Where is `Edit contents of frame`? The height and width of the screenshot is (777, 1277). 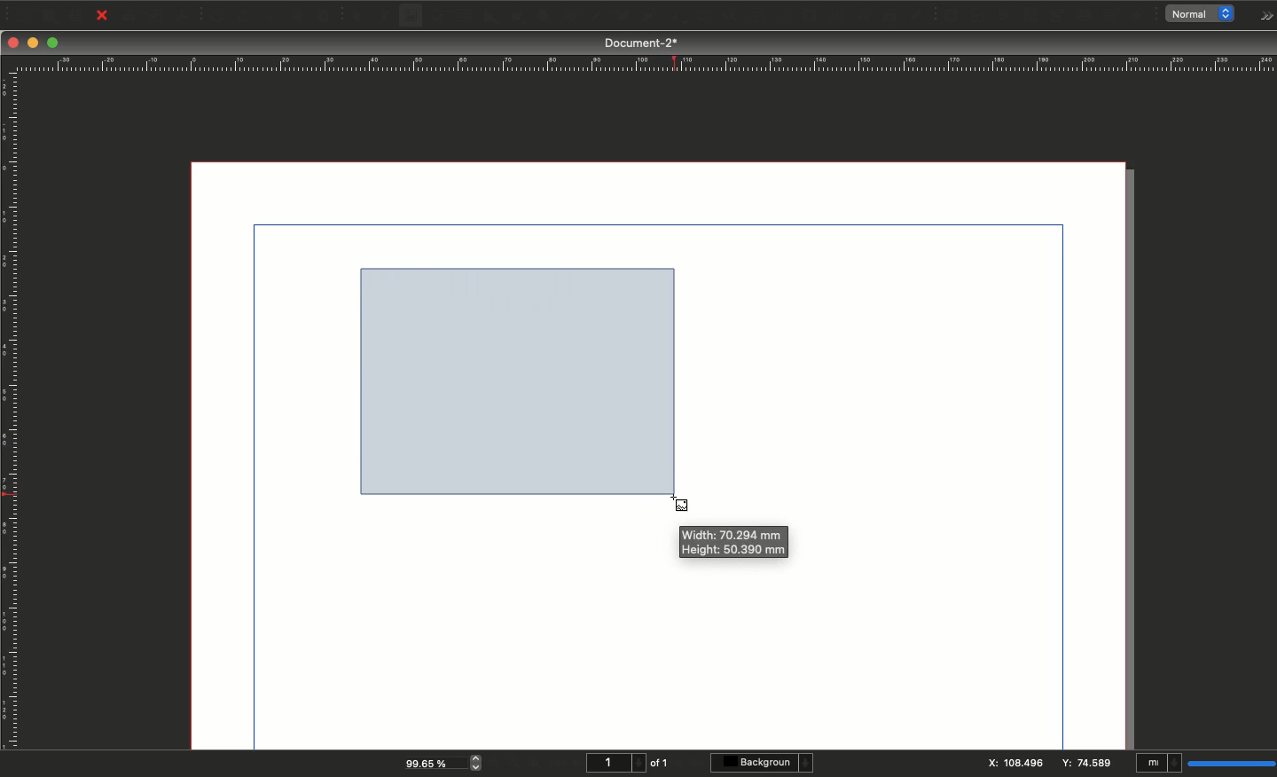
Edit contents of frame is located at coordinates (739, 17).